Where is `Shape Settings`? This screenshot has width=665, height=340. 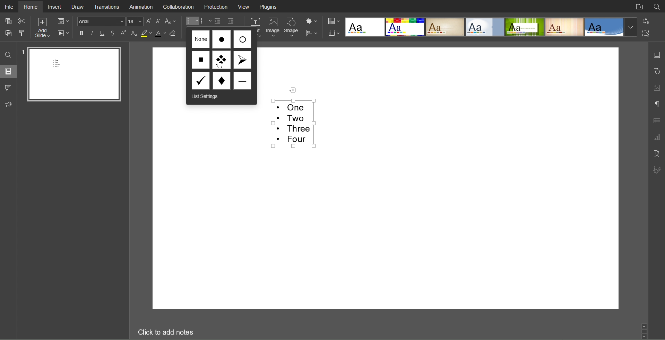 Shape Settings is located at coordinates (656, 71).